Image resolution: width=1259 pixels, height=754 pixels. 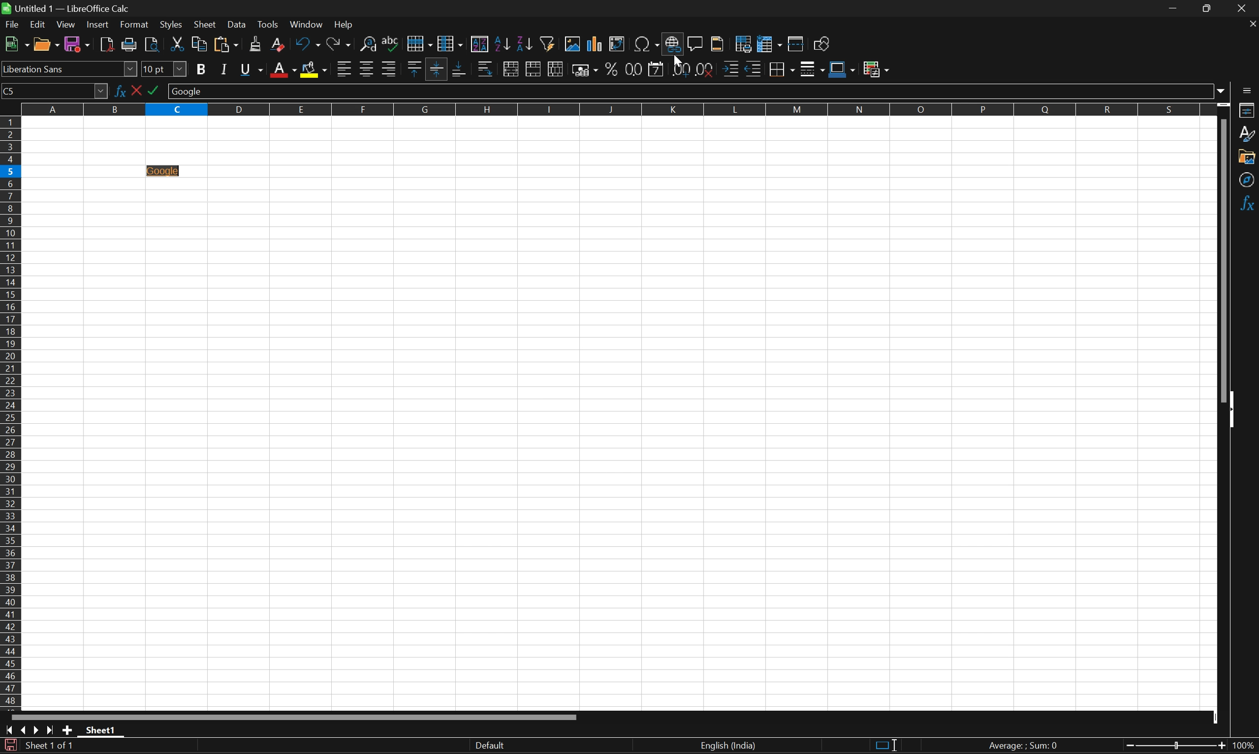 I want to click on Background color, so click(x=315, y=69).